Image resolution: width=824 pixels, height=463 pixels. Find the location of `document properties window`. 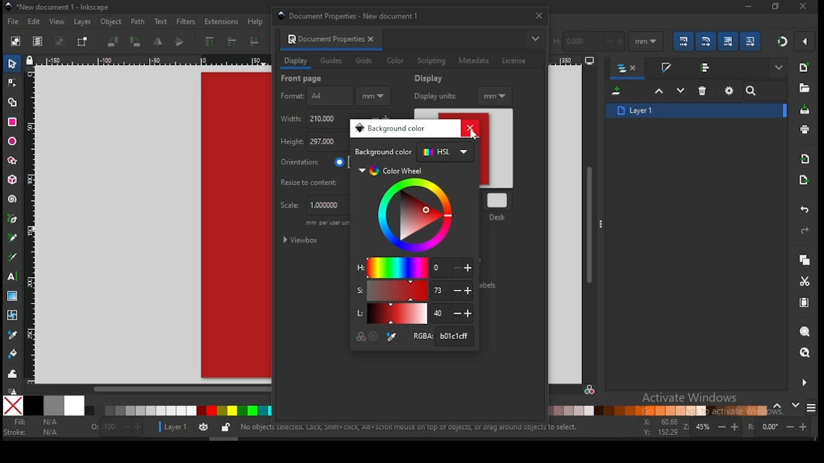

document properties window is located at coordinates (353, 15).